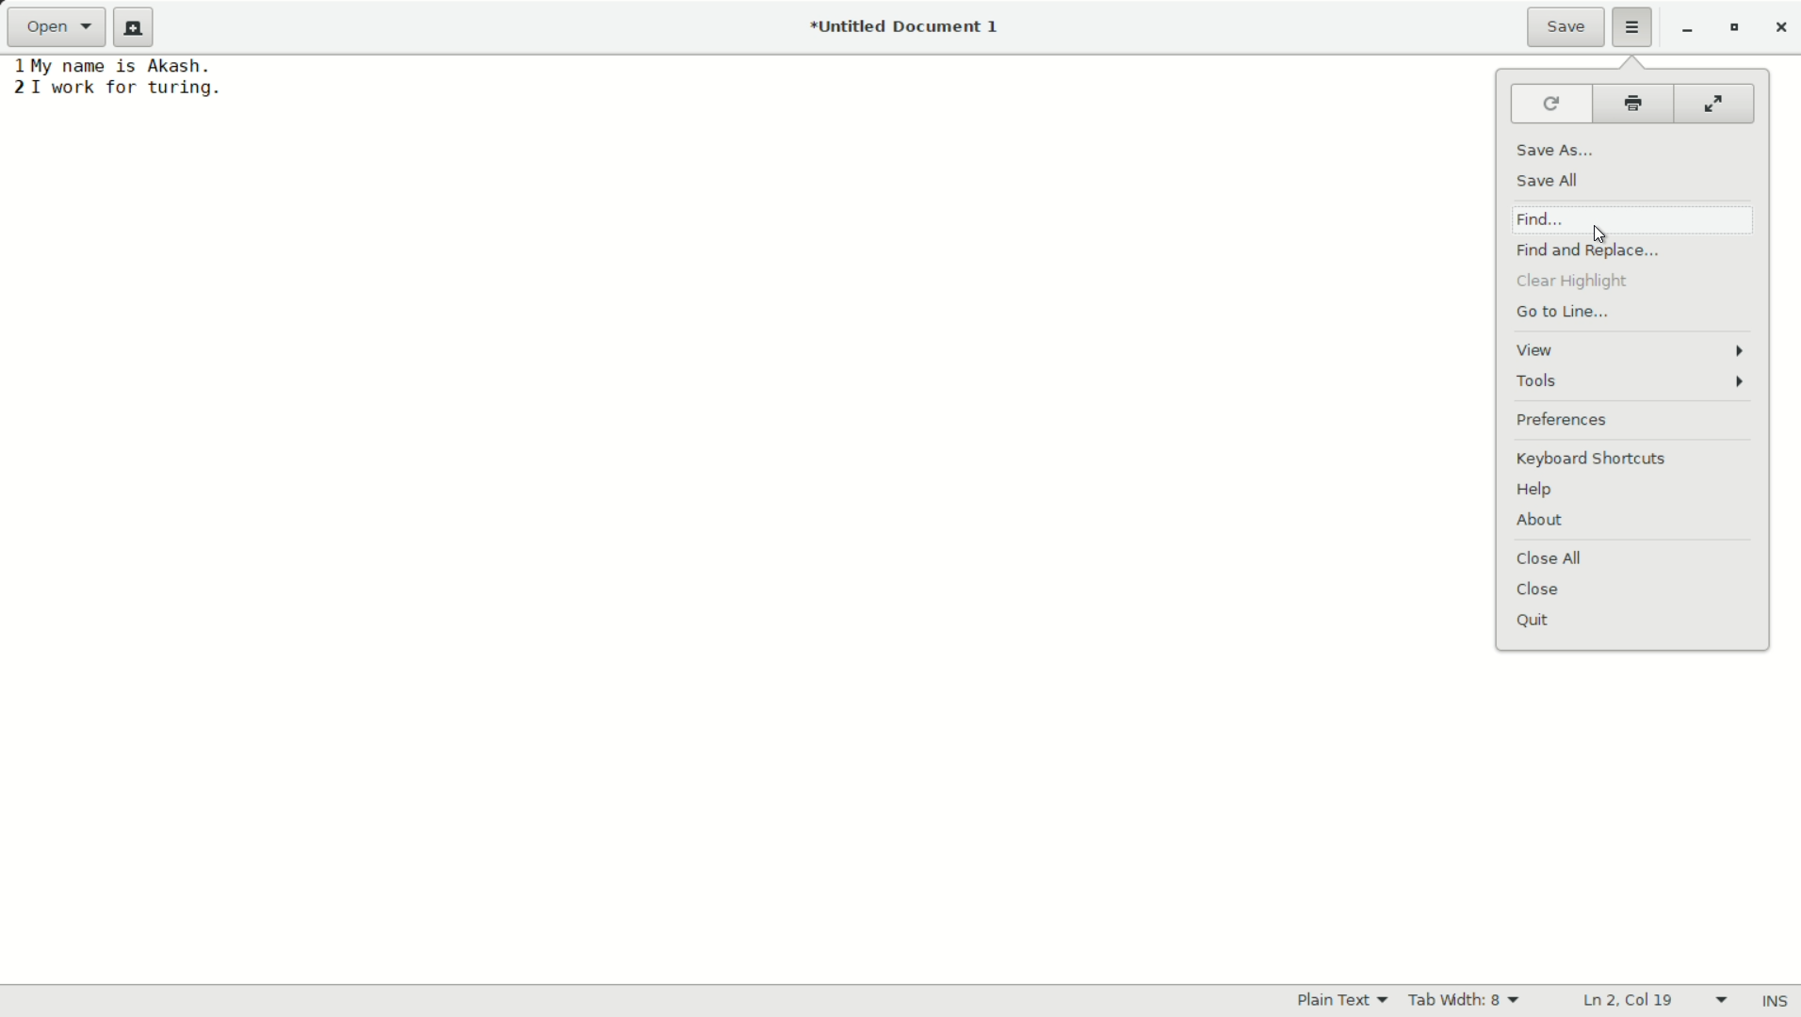 This screenshot has height=1017, width=1801. What do you see at coordinates (1553, 106) in the screenshot?
I see `reload` at bounding box center [1553, 106].